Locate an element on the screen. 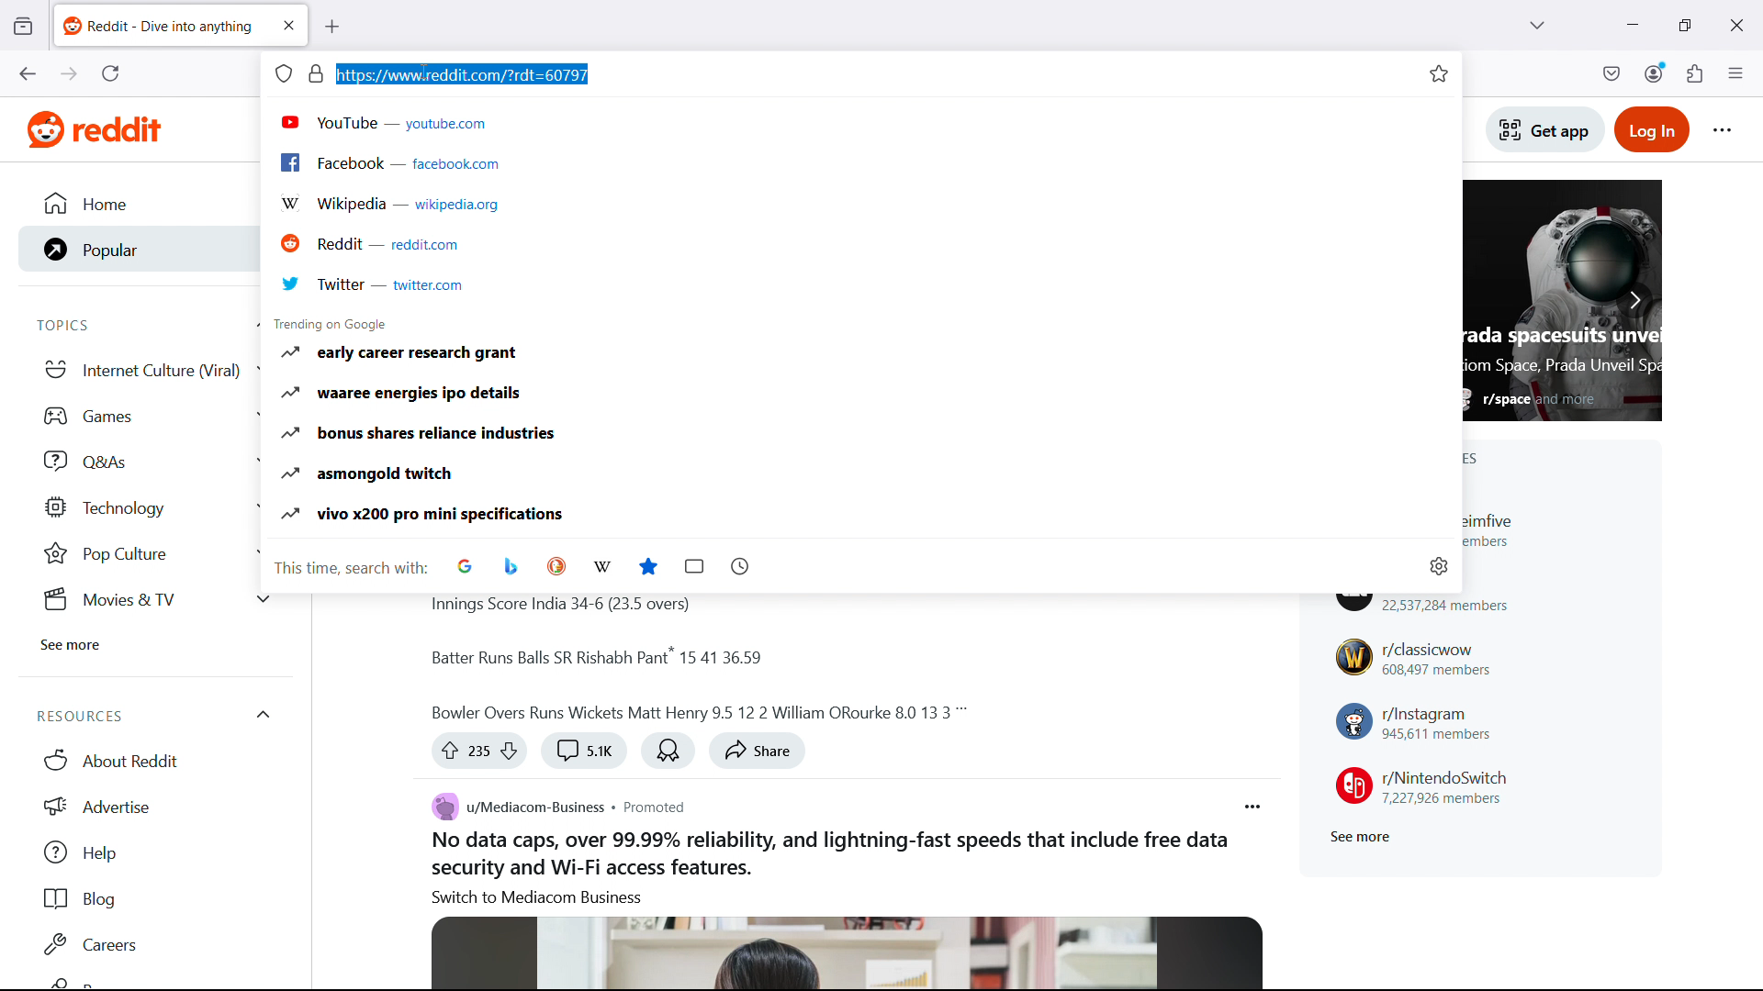 Image resolution: width=1763 pixels, height=991 pixels. waaree Energies IPO details is located at coordinates (859, 390).